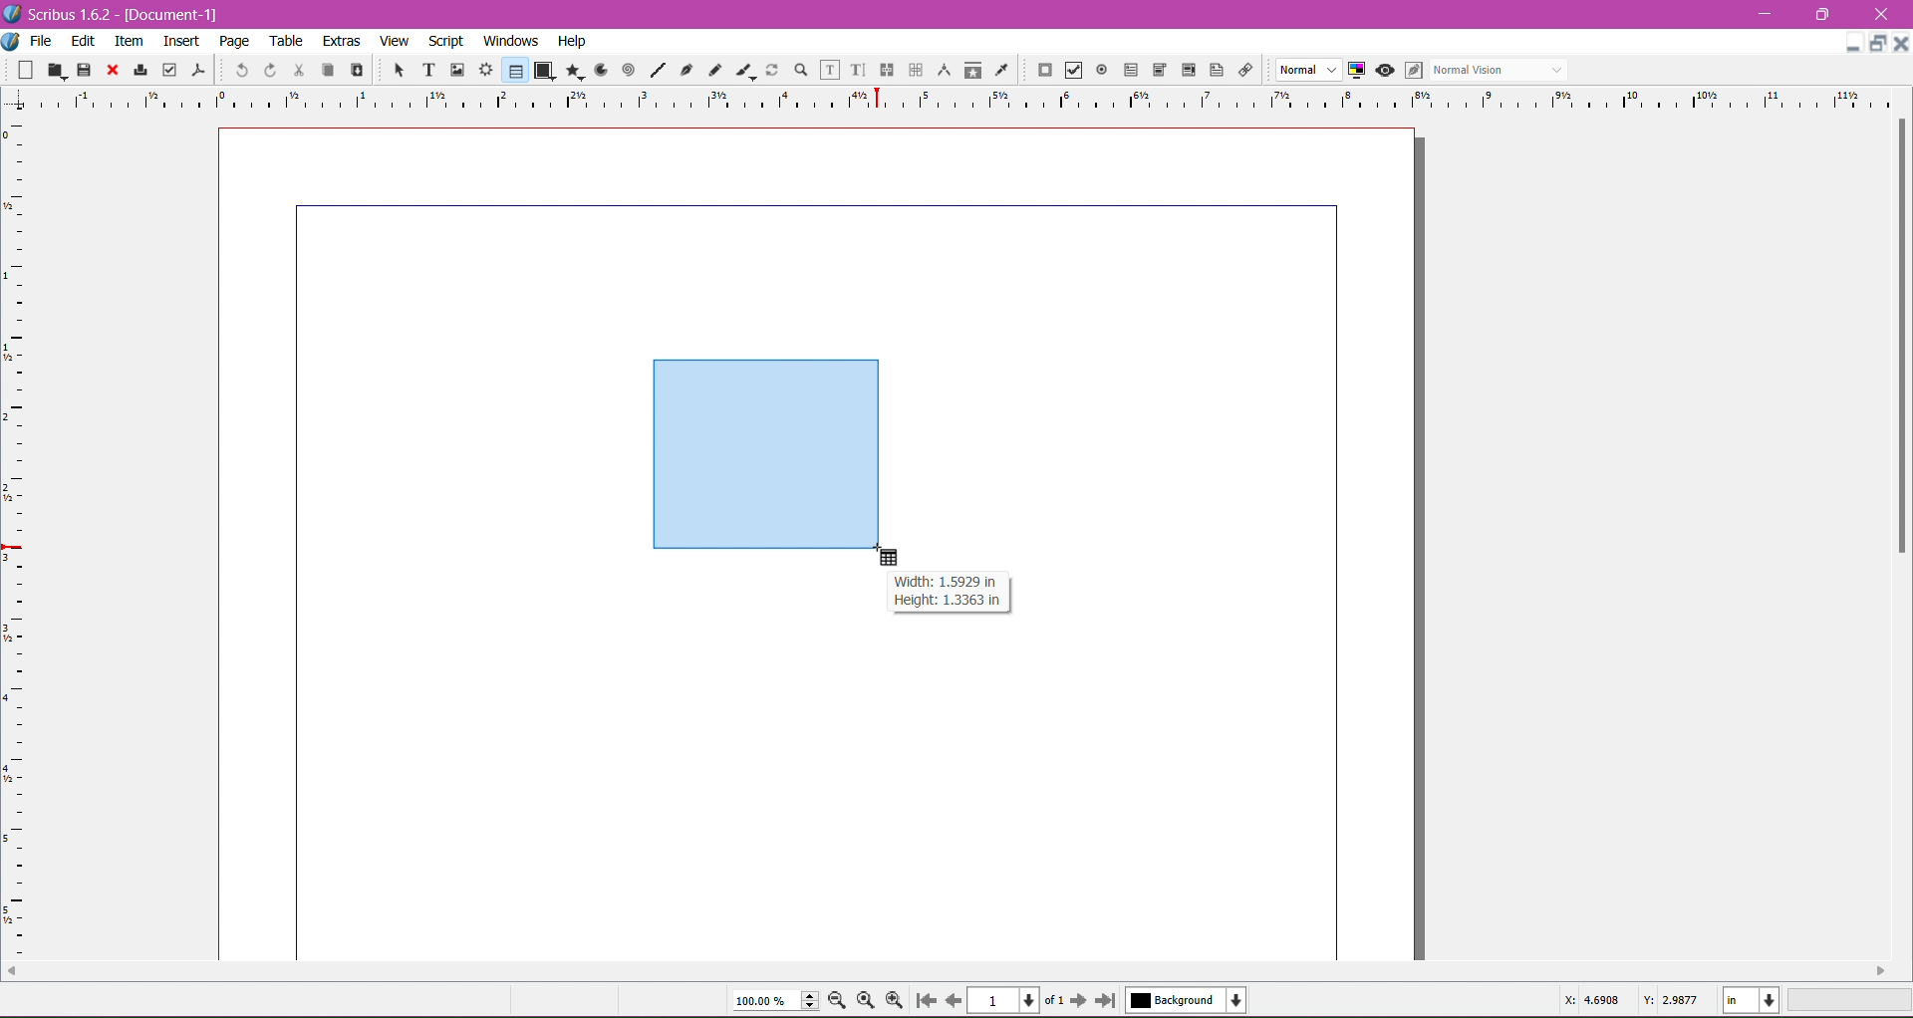 The height and width of the screenshot is (1018, 1913). Describe the element at coordinates (775, 1001) in the screenshot. I see `100.00 %` at that location.